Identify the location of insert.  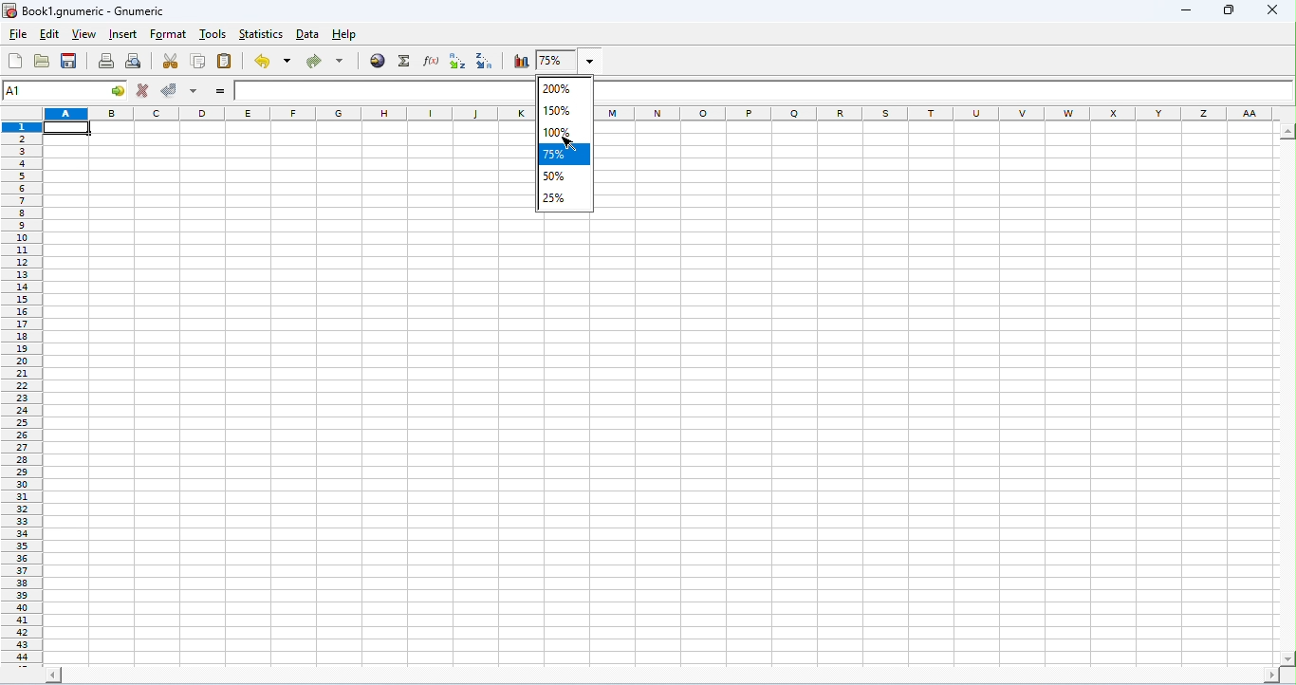
(123, 34).